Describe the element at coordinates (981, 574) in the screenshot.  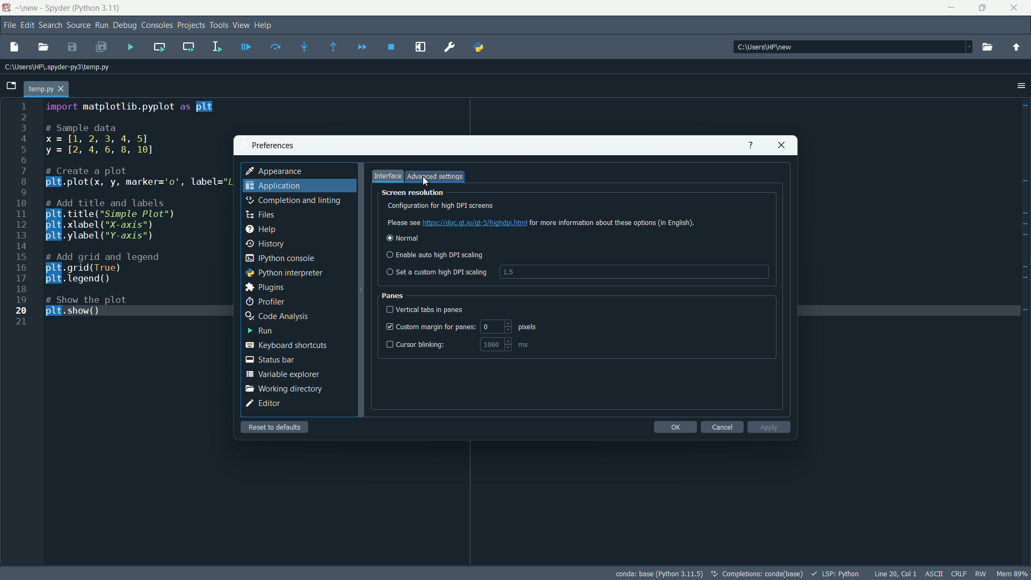
I see `rw` at that location.